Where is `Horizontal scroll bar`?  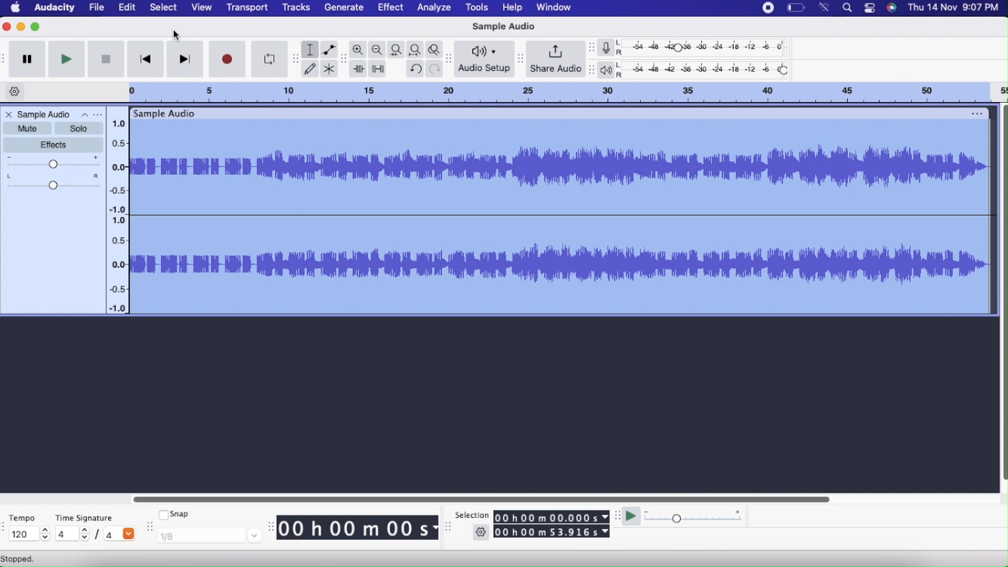
Horizontal scroll bar is located at coordinates (1002, 298).